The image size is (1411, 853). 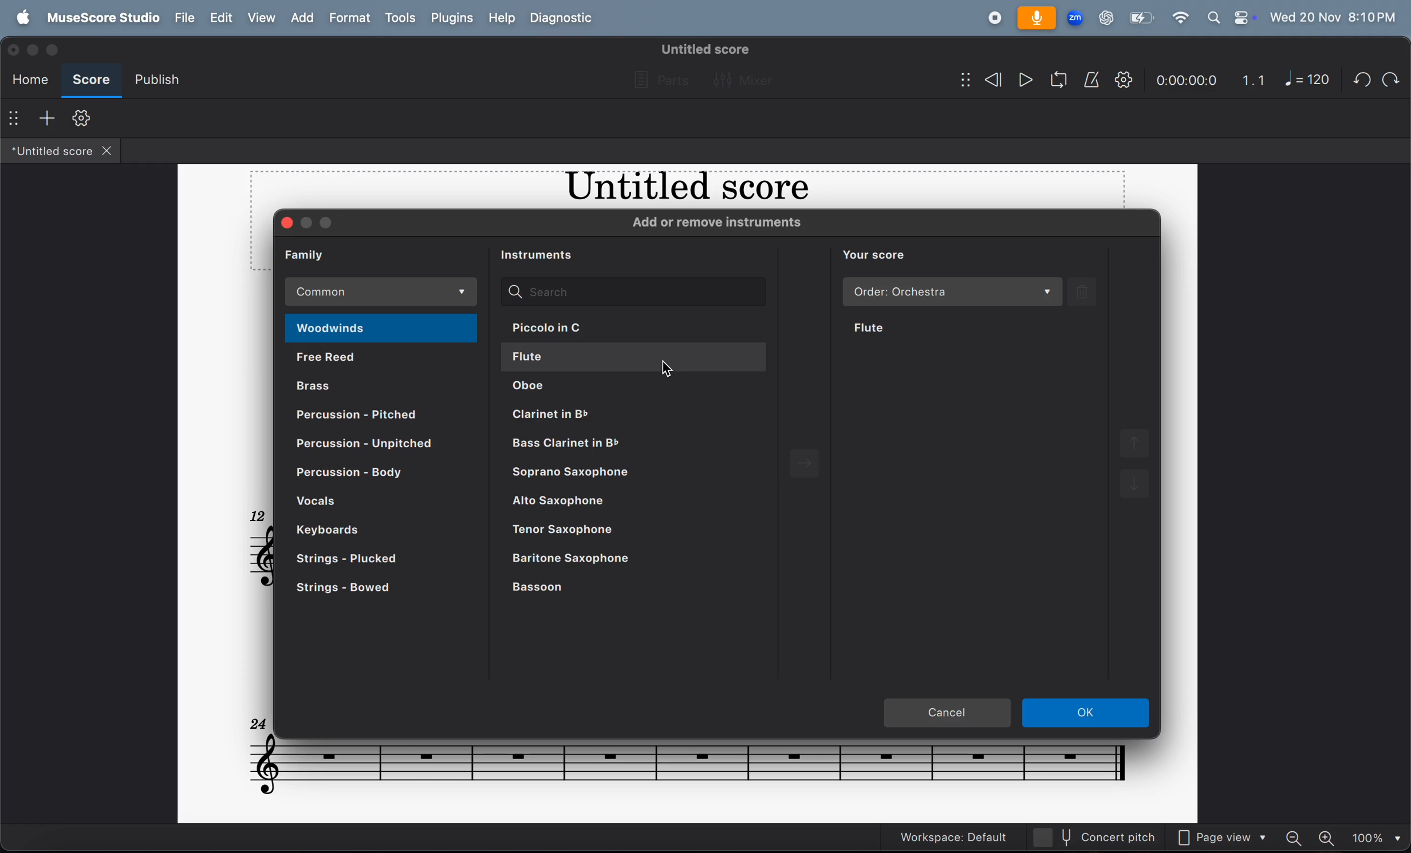 I want to click on flute, so click(x=901, y=325).